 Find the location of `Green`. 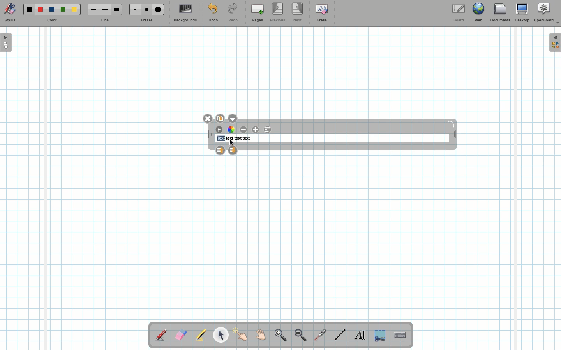

Green is located at coordinates (63, 10).